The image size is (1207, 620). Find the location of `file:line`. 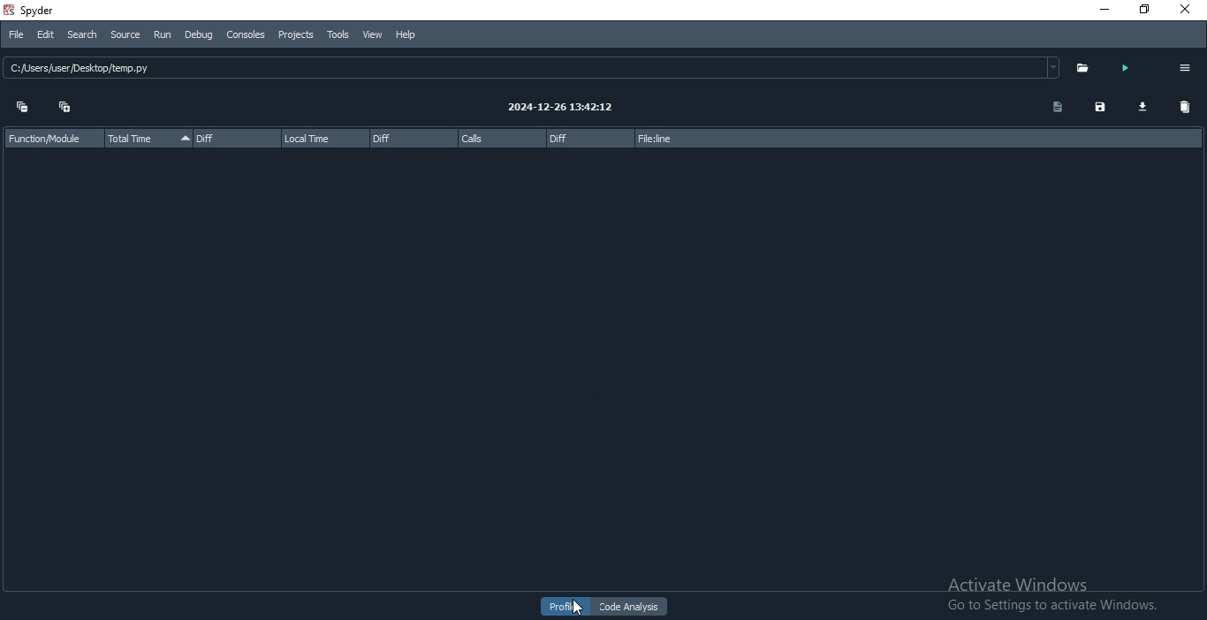

file:line is located at coordinates (704, 139).